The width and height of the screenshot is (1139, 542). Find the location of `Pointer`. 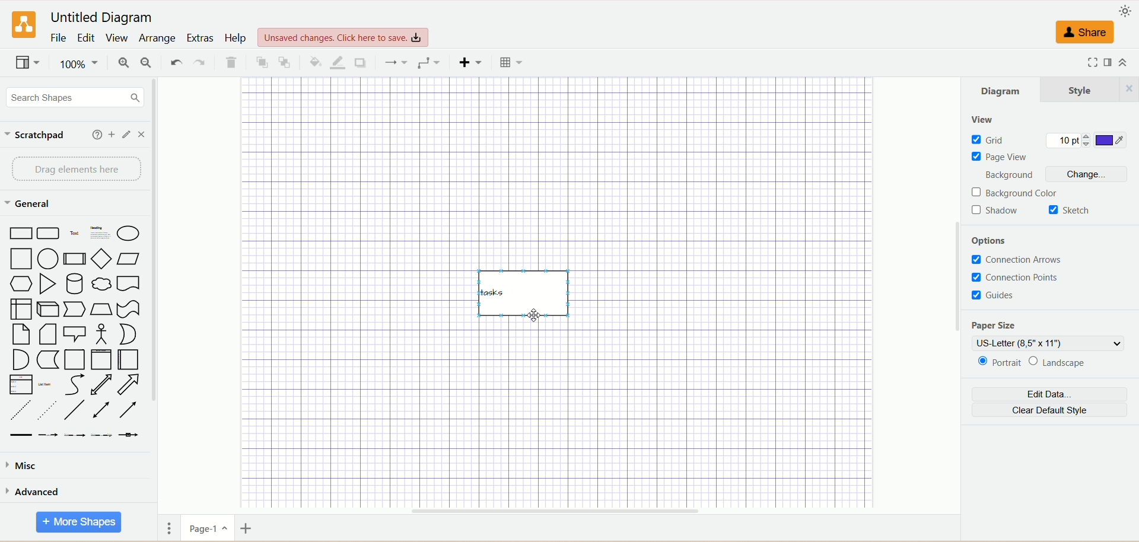

Pointer is located at coordinates (76, 310).